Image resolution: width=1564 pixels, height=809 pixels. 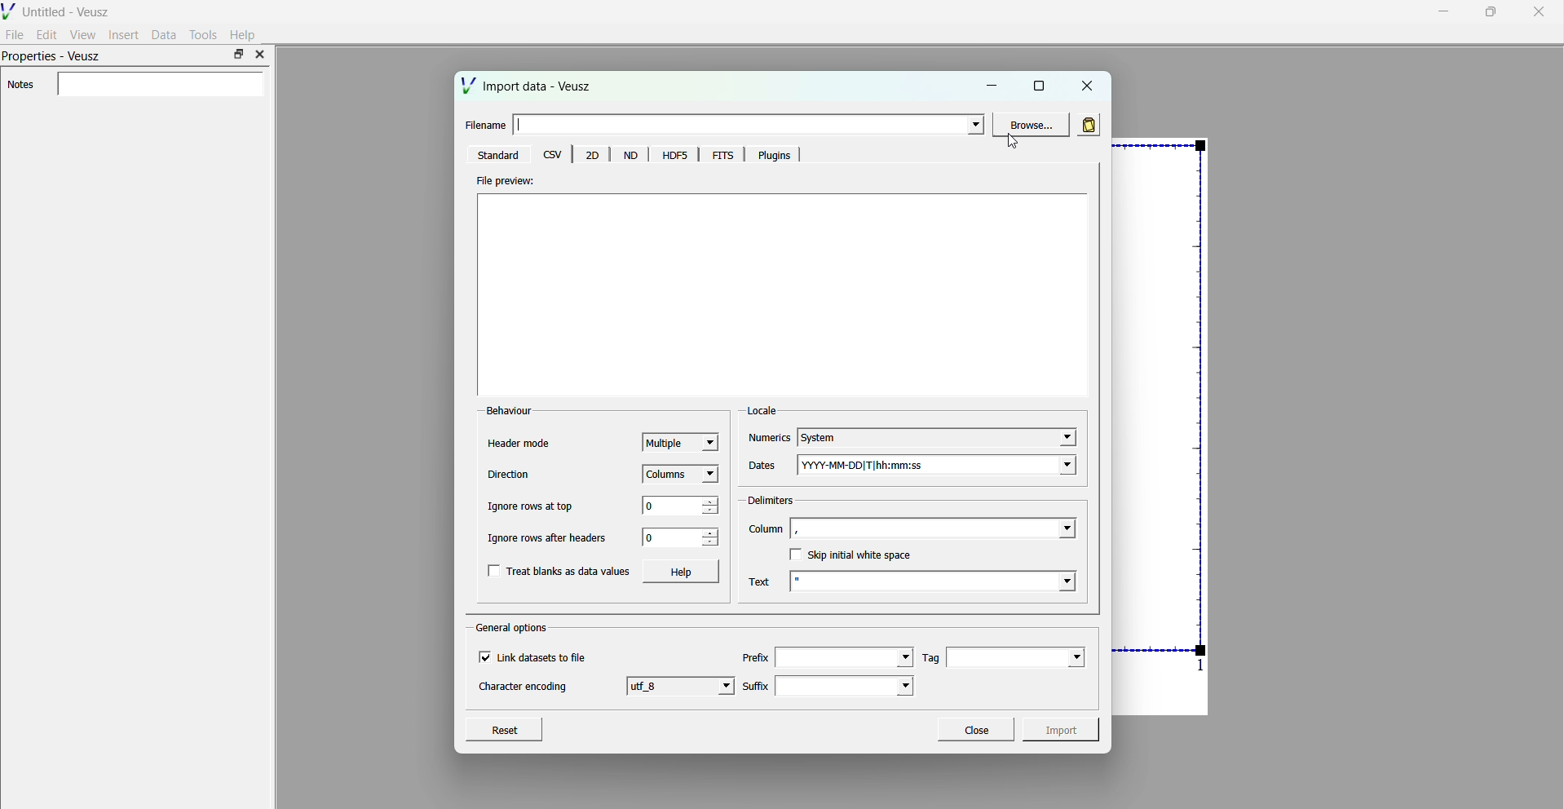 I want to click on Help, so click(x=681, y=572).